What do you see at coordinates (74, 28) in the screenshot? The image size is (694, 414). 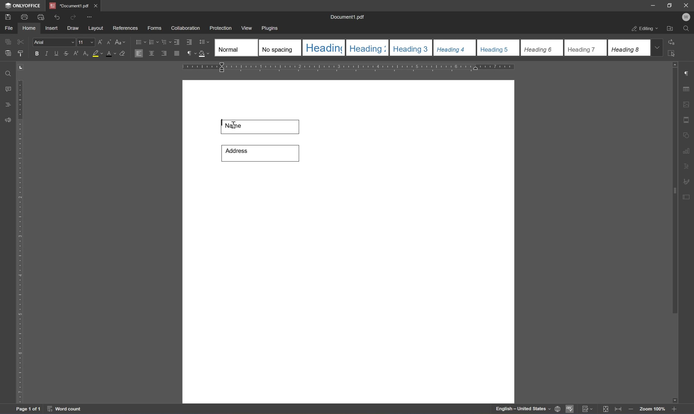 I see `draw` at bounding box center [74, 28].